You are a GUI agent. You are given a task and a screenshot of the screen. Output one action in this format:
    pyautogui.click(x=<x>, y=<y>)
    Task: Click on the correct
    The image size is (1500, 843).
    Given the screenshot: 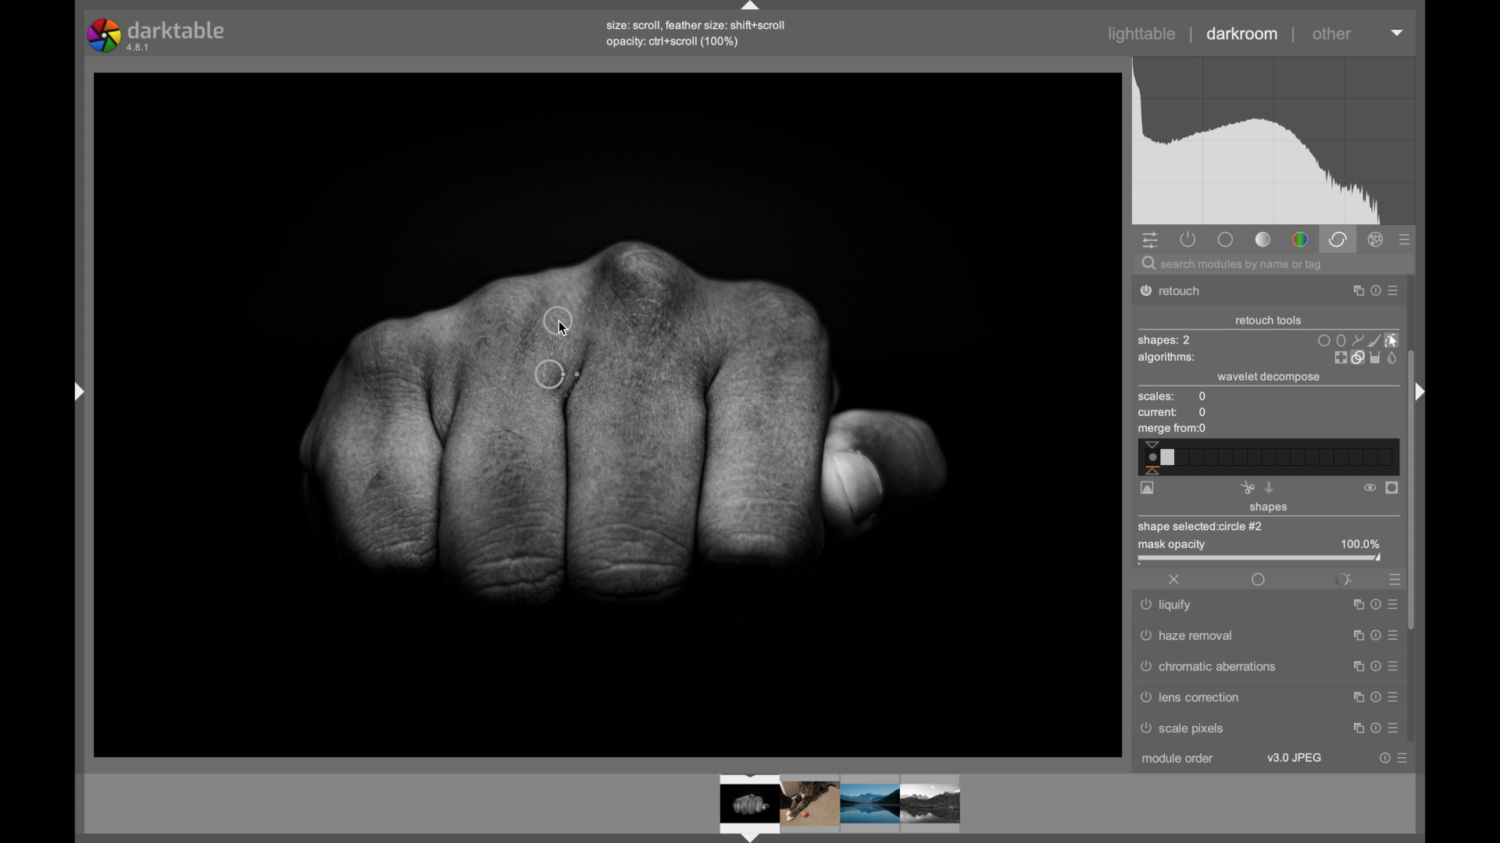 What is the action you would take?
    pyautogui.click(x=1337, y=239)
    